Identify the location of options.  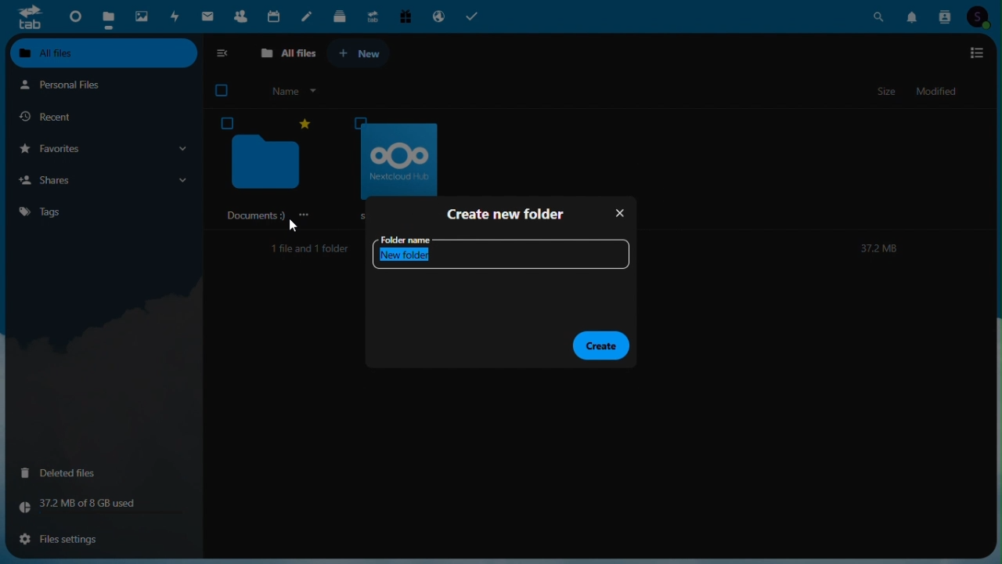
(971, 56).